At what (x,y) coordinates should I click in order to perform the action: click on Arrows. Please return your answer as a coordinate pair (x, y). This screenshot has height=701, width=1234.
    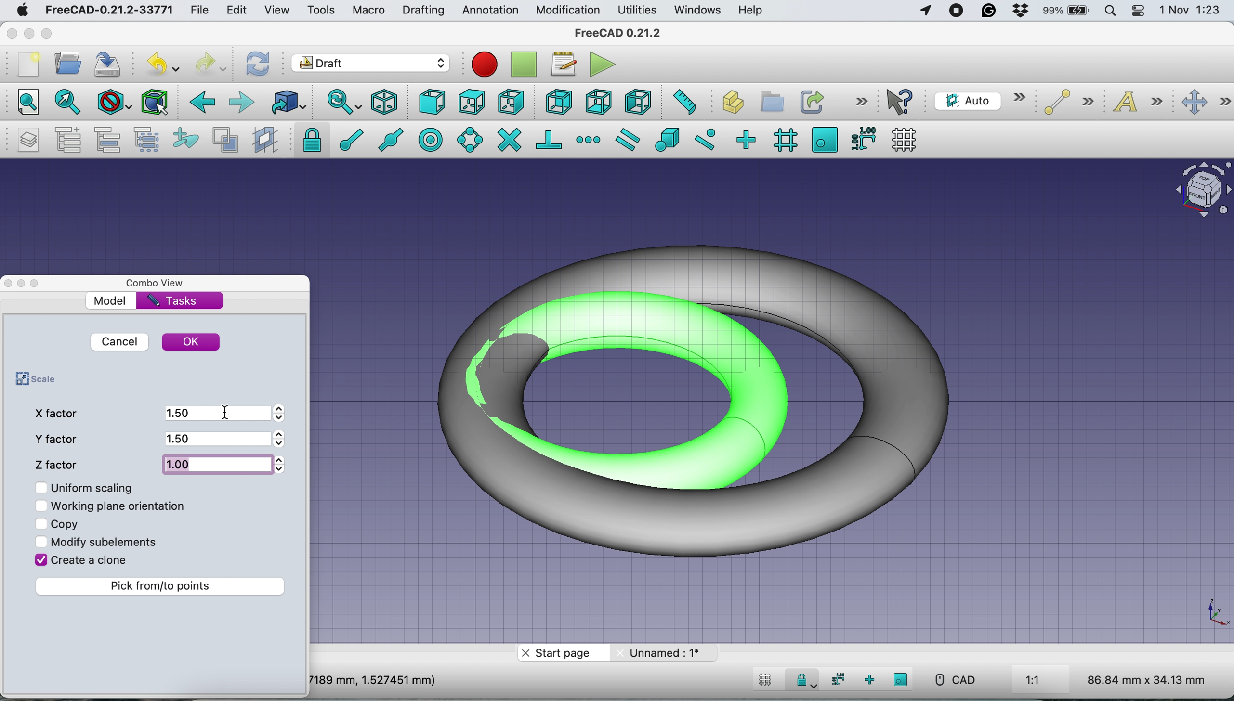
    Looking at the image, I should click on (283, 440).